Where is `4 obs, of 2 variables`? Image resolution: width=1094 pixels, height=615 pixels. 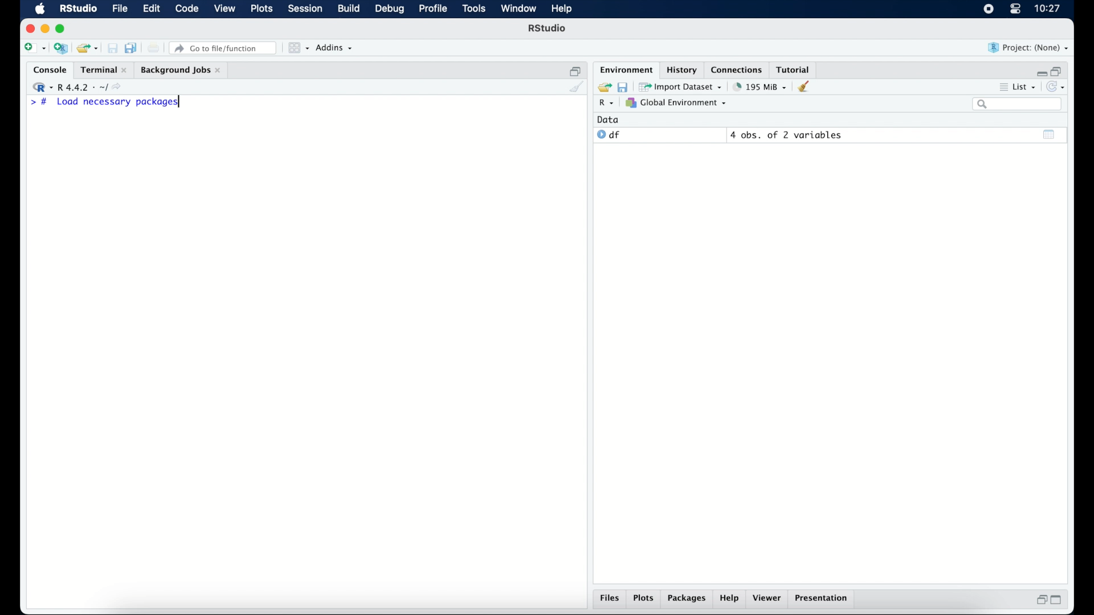
4 obs, of 2 variables is located at coordinates (786, 135).